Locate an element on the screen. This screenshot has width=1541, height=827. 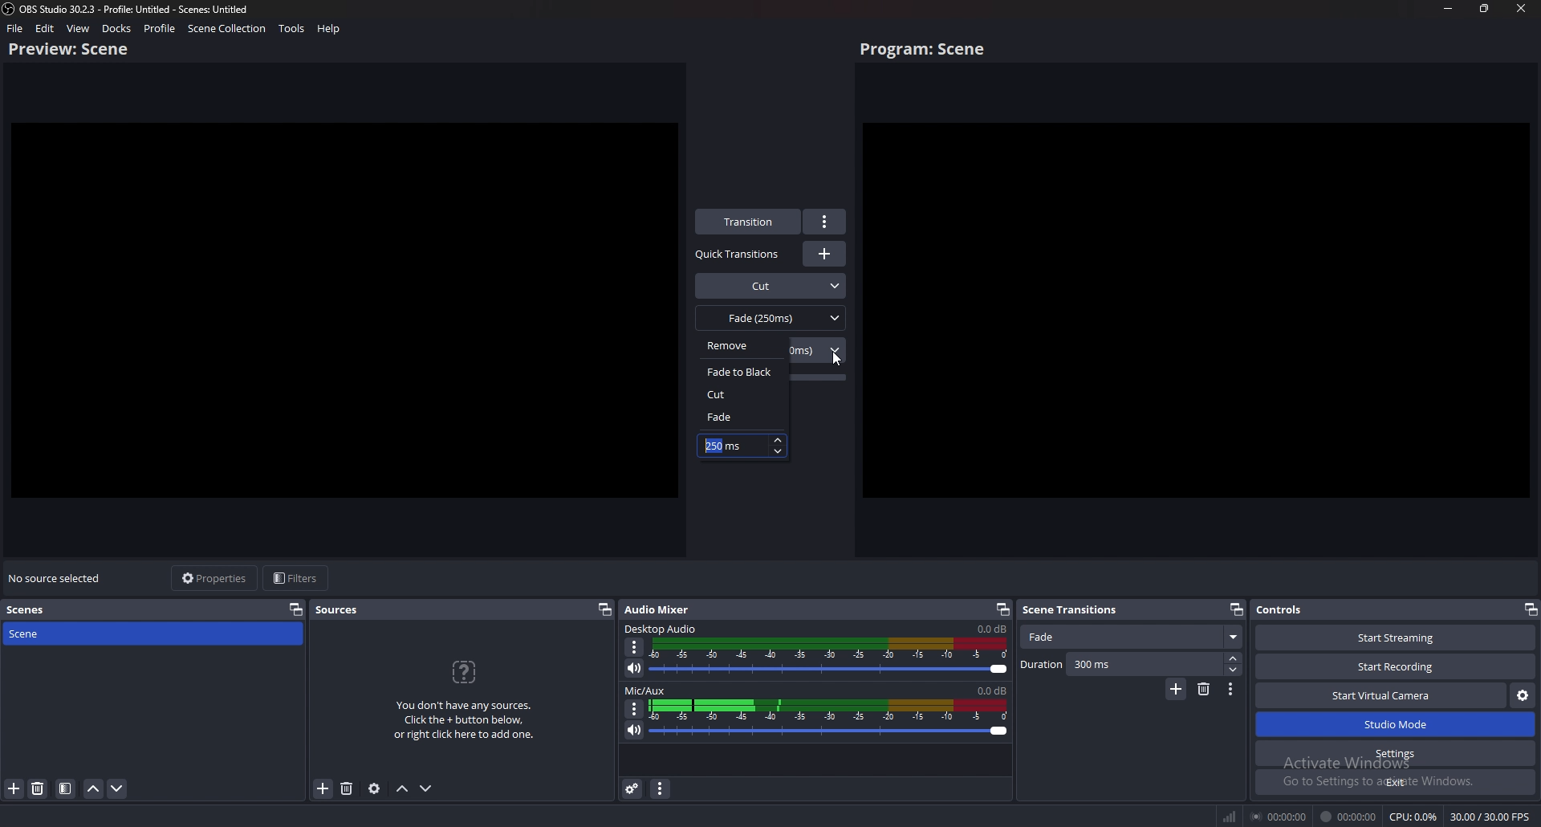
program scene is located at coordinates (926, 50).